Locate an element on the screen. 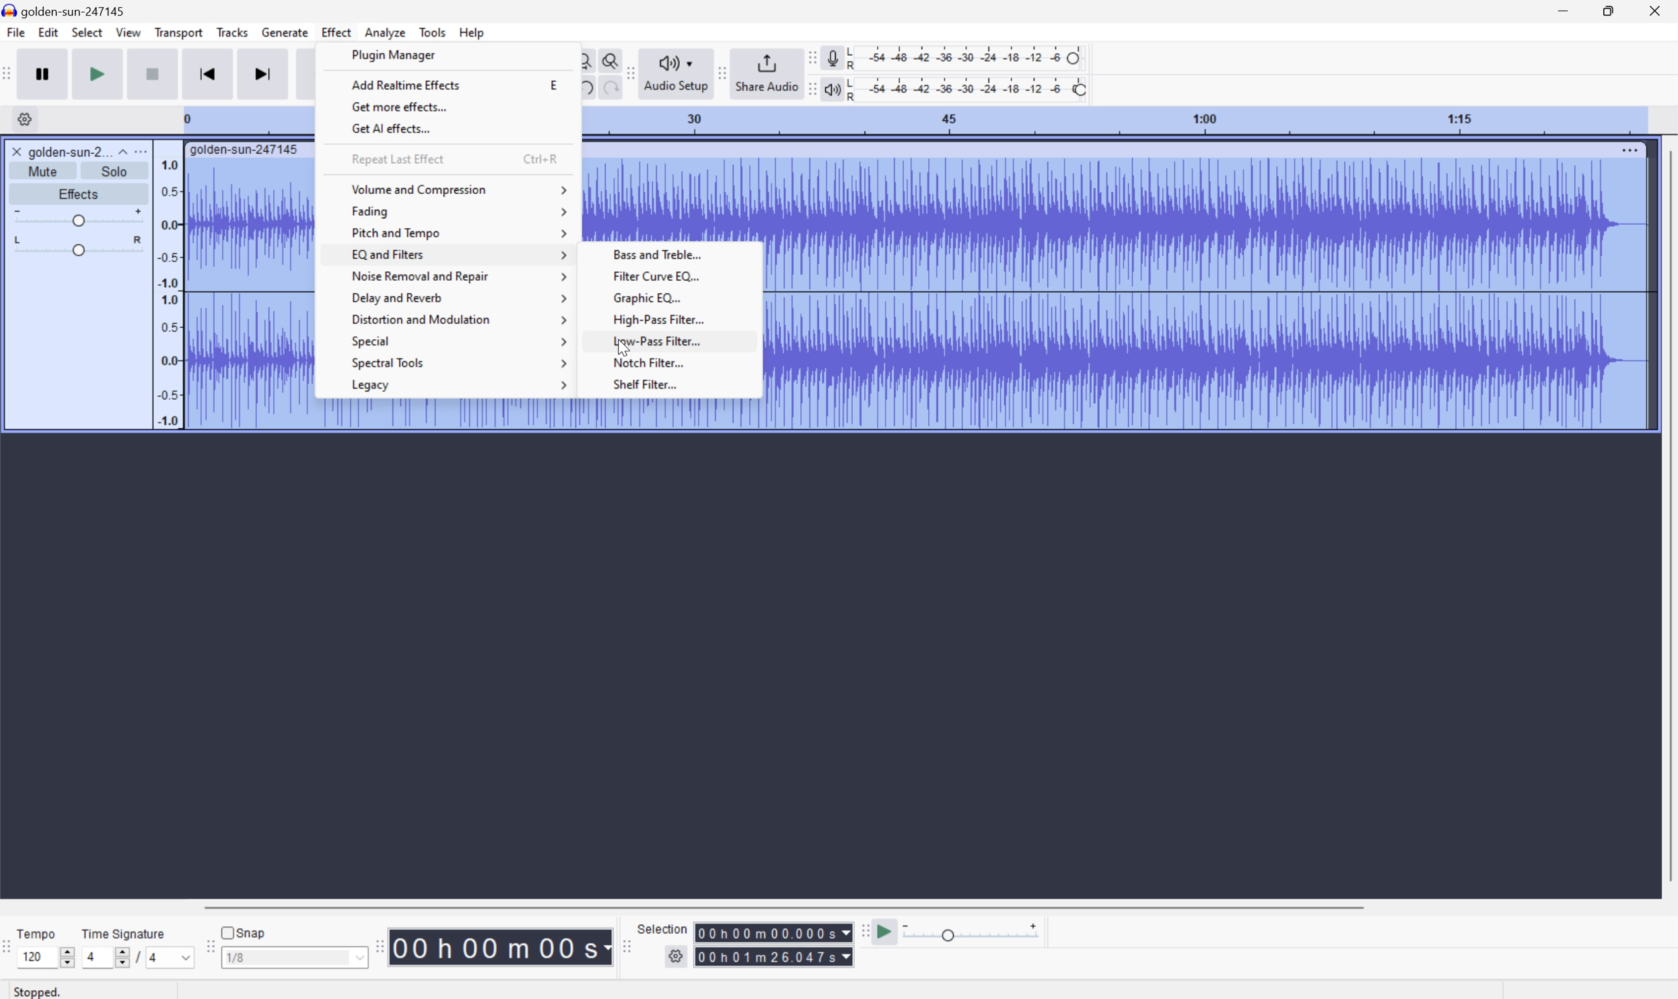 Image resolution: width=1678 pixels, height=999 pixels. Fading is located at coordinates (464, 210).